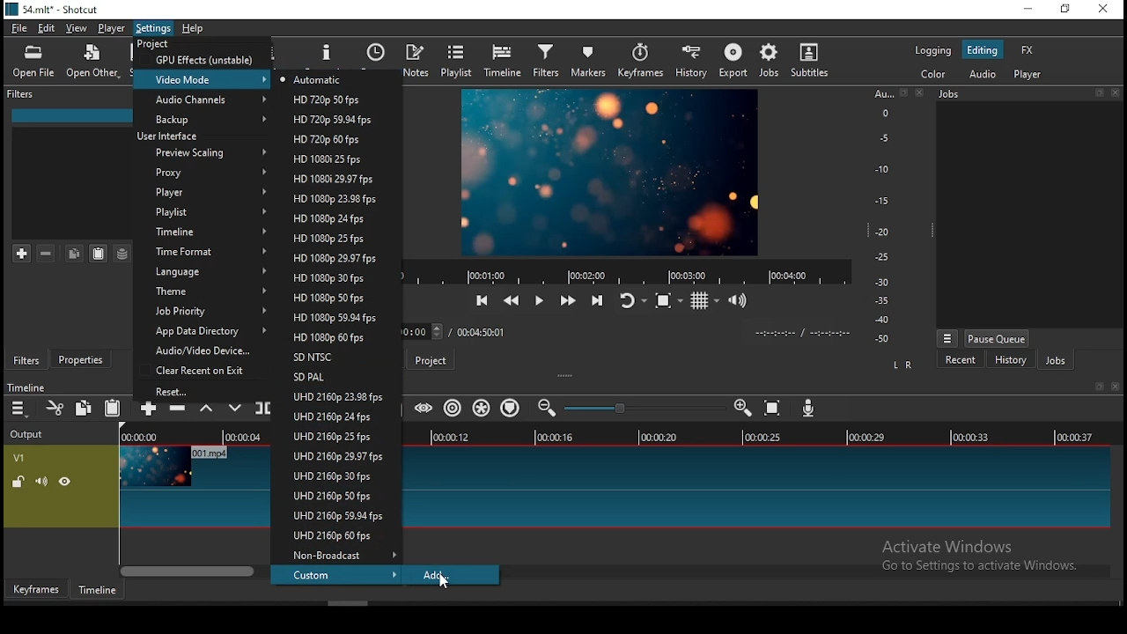 The image size is (1127, 634). I want to click on resolution option, so click(334, 495).